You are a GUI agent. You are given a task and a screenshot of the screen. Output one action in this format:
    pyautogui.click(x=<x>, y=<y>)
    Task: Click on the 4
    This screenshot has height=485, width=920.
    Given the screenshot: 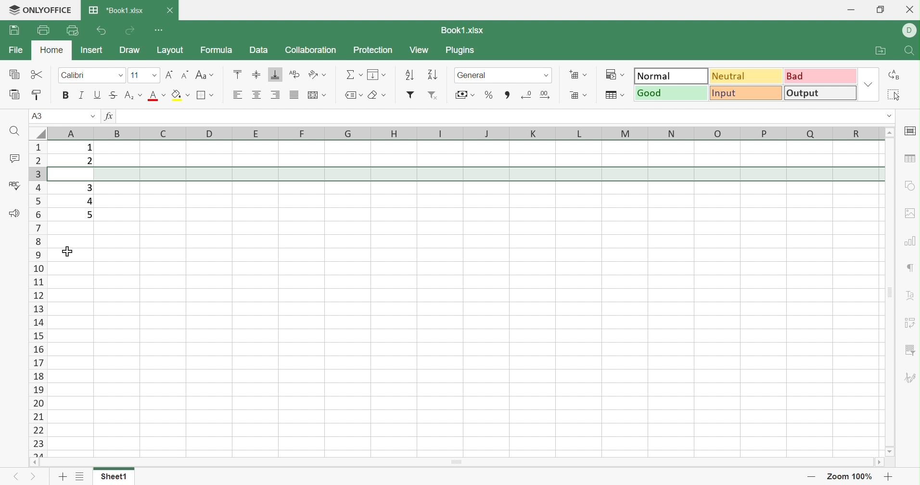 What is the action you would take?
    pyautogui.click(x=88, y=201)
    